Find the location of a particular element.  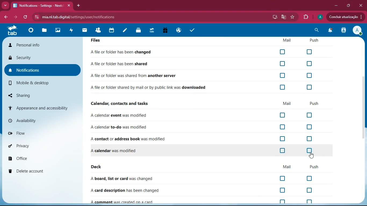

url is located at coordinates (90, 17).